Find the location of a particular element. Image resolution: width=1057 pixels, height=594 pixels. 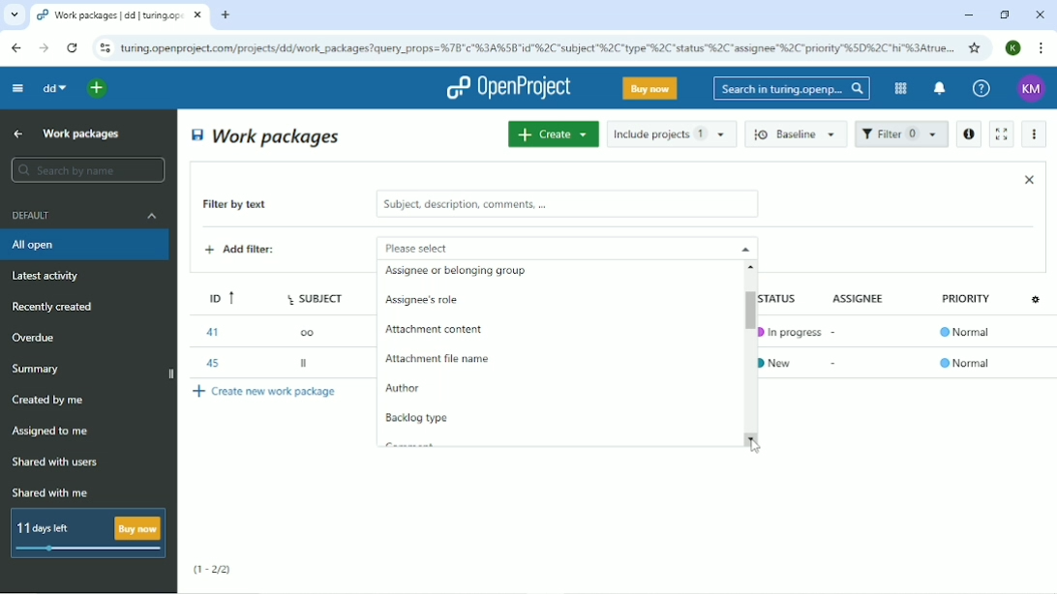

scroll up is located at coordinates (754, 266).